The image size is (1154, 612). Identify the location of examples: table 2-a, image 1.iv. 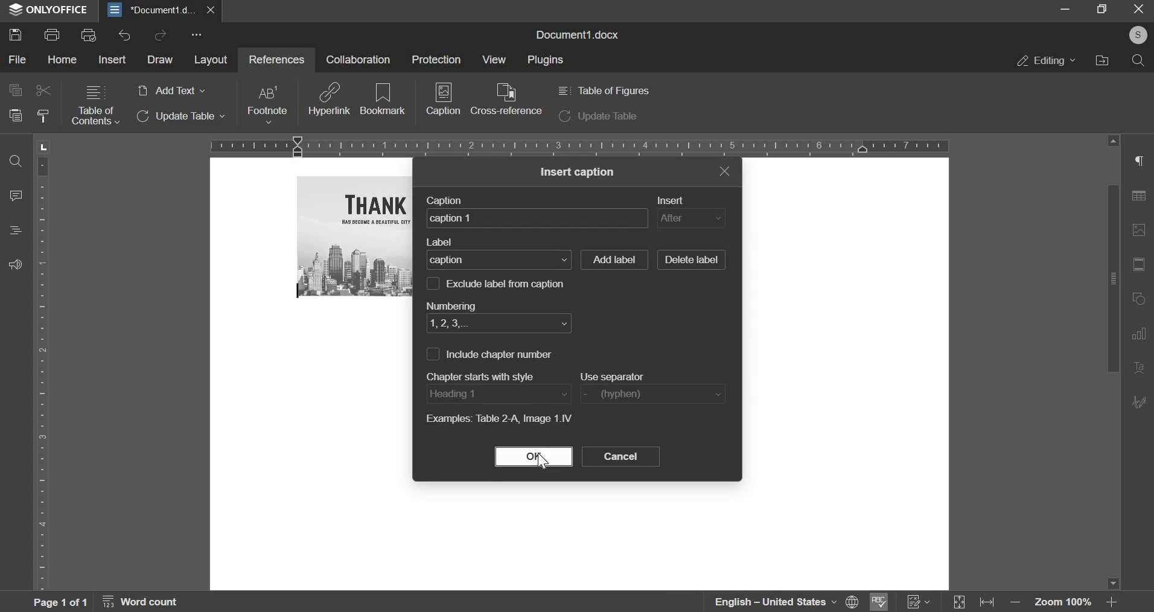
(498, 420).